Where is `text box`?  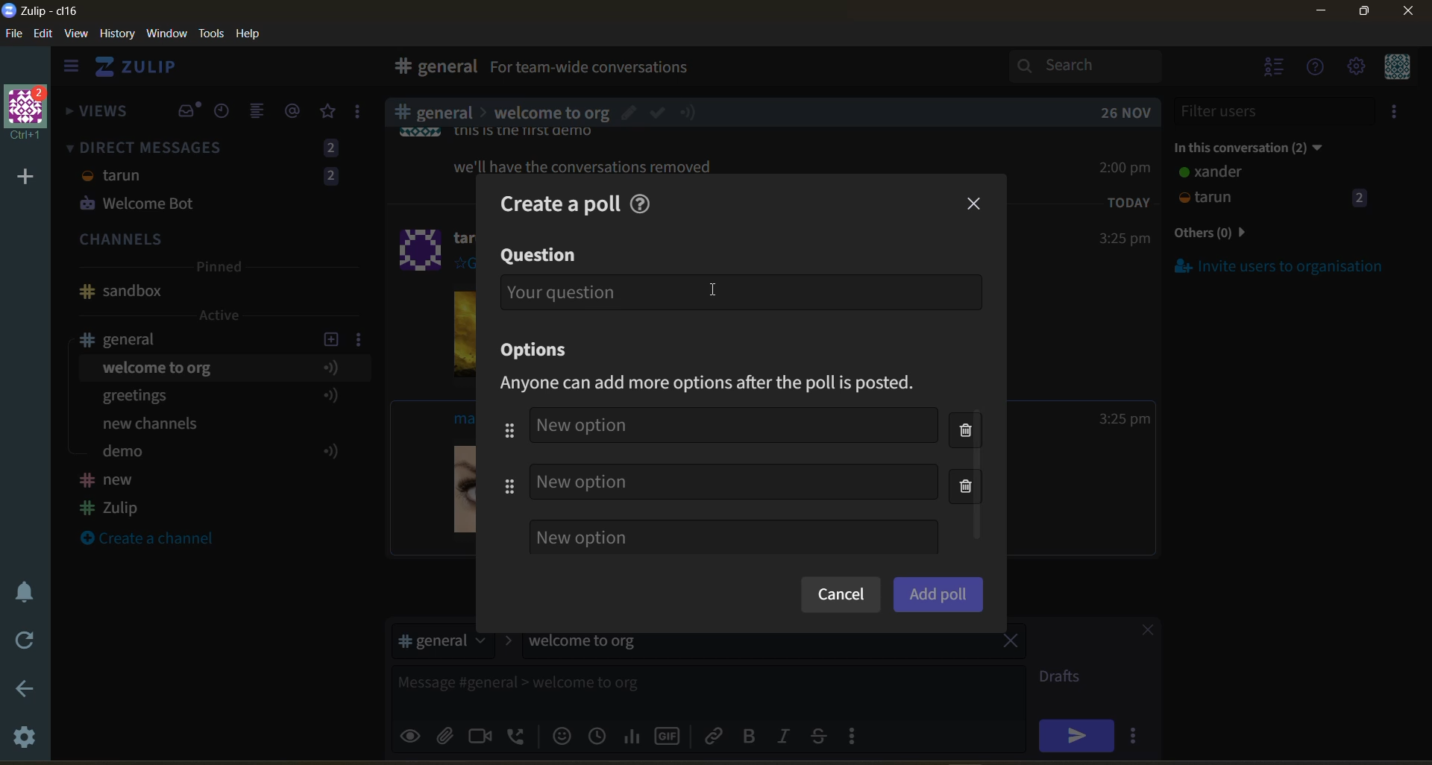 text box is located at coordinates (670, 688).